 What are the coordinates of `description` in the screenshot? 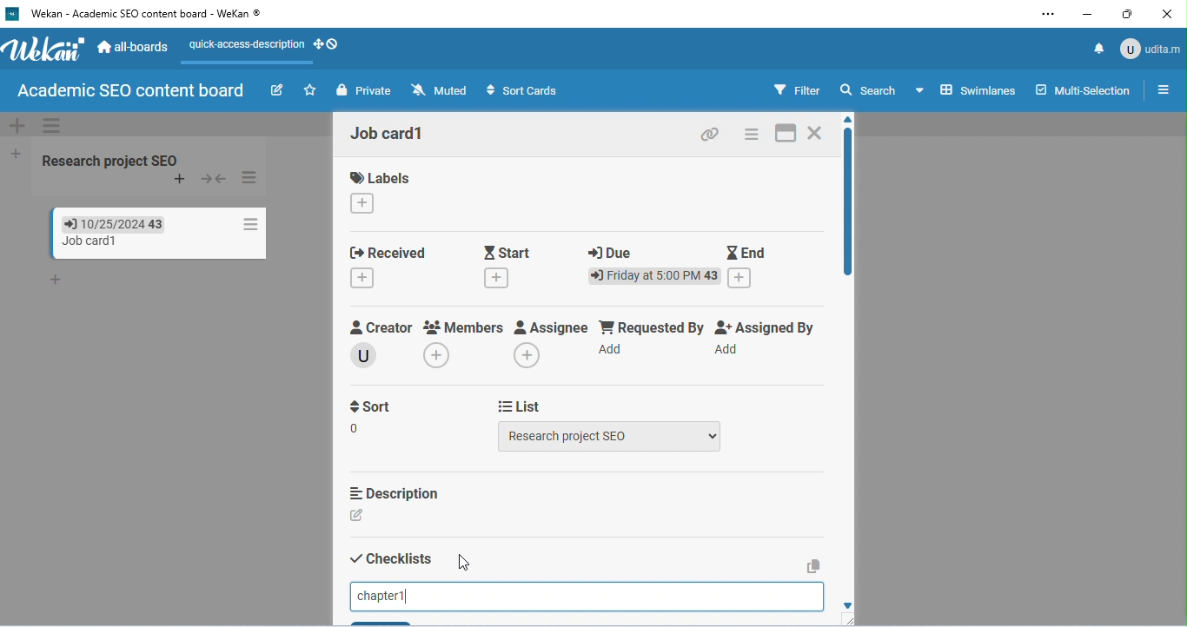 It's located at (393, 493).